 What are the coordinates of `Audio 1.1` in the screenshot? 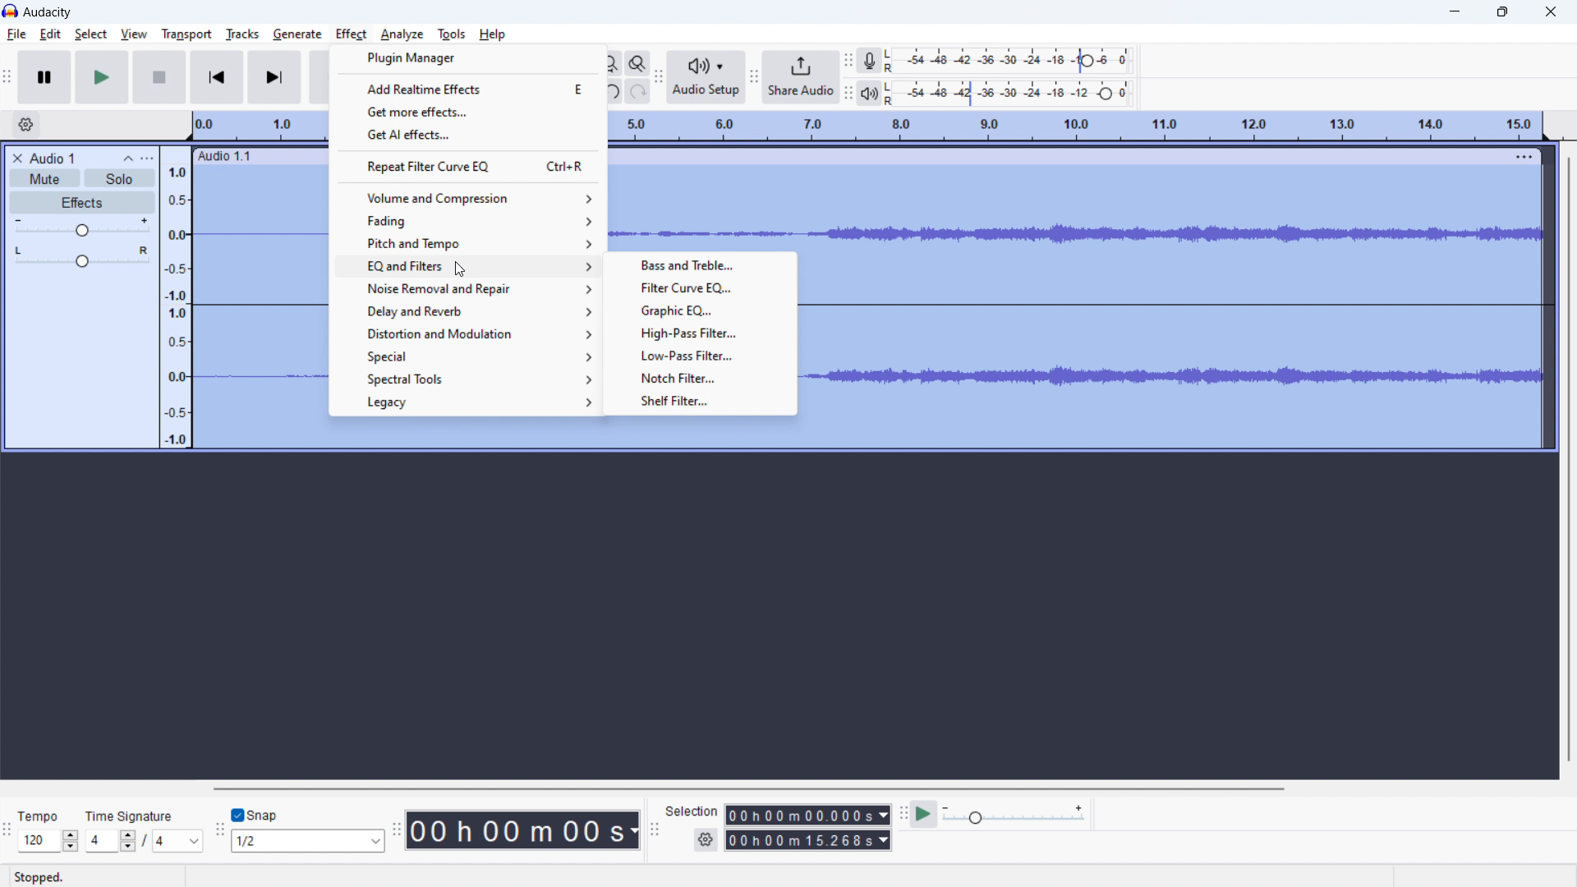 It's located at (232, 157).